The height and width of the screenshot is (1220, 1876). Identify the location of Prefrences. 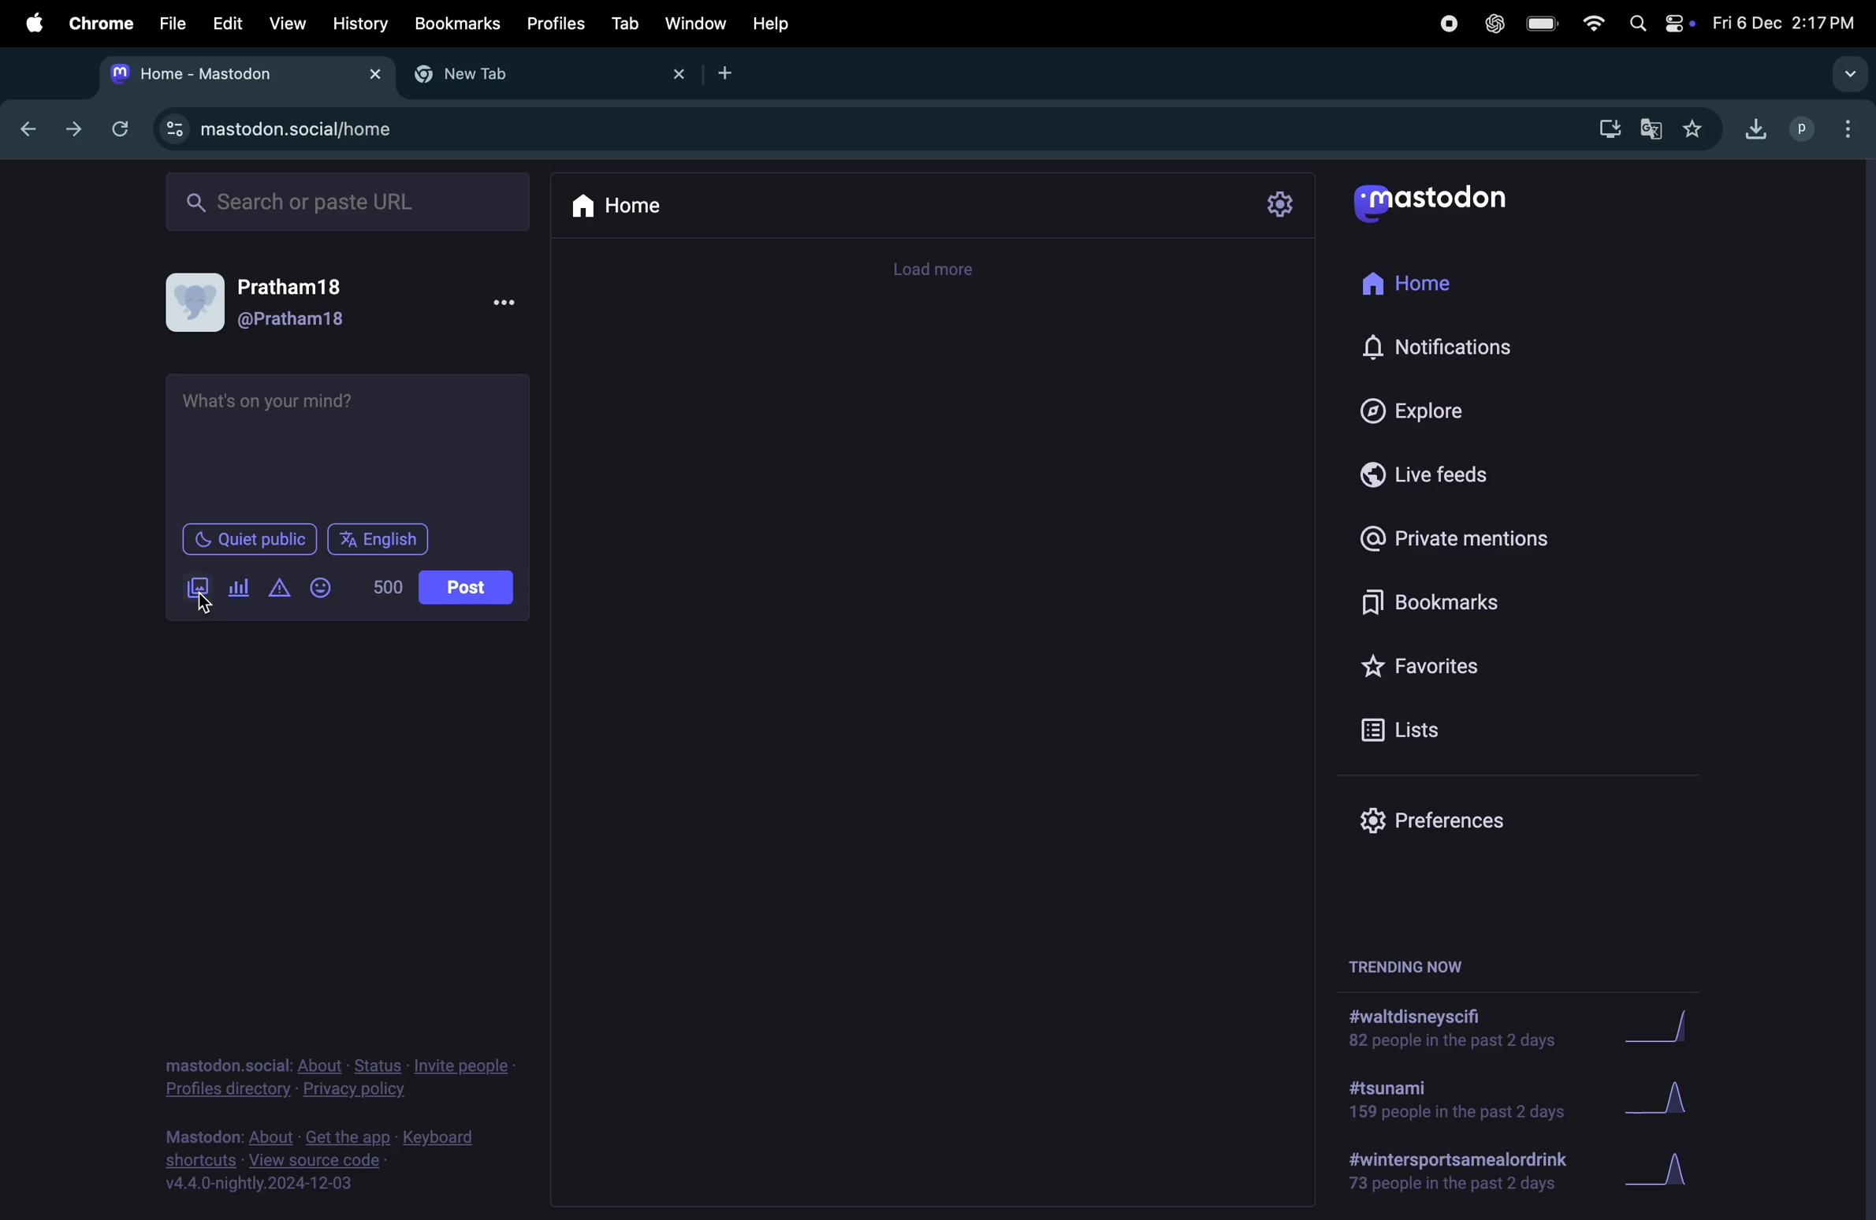
(1437, 817).